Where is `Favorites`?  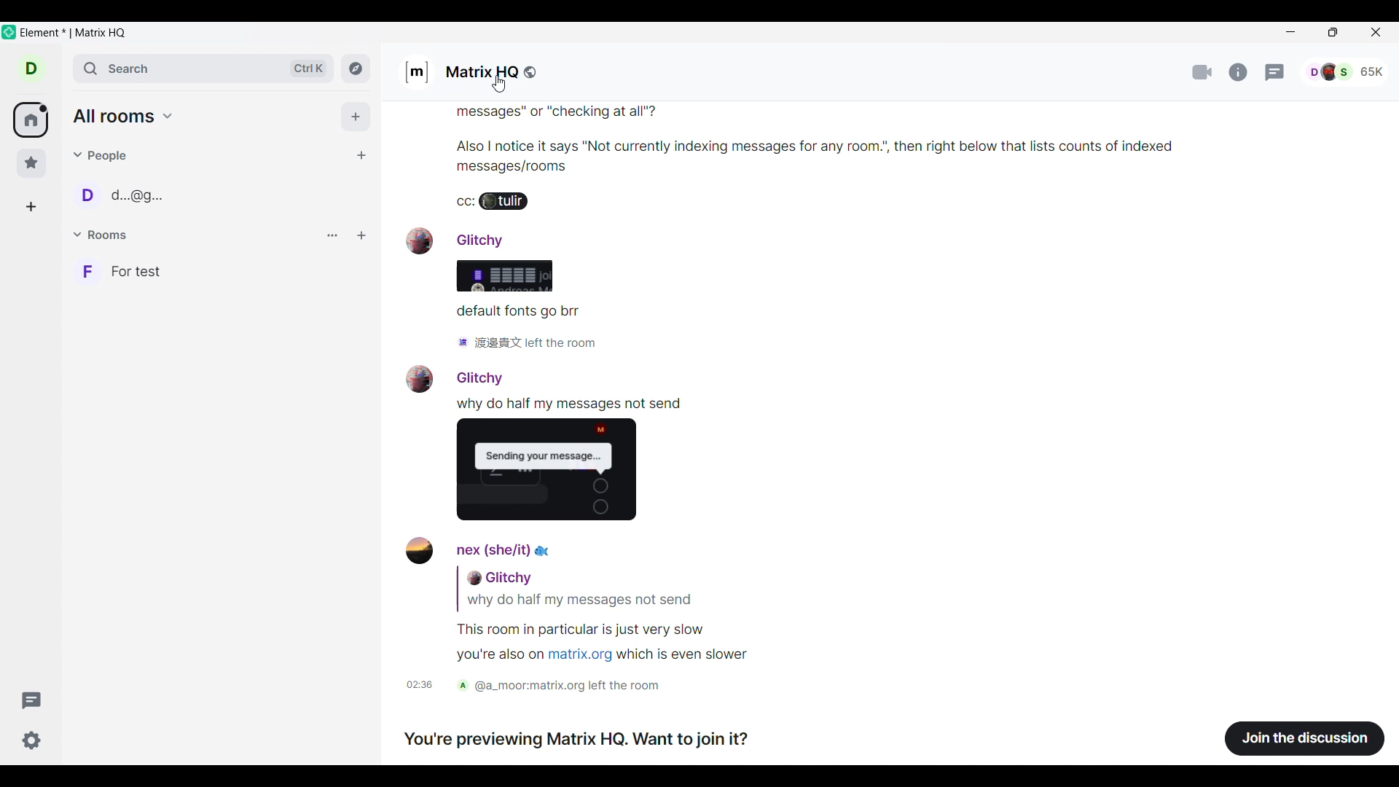
Favorites is located at coordinates (31, 163).